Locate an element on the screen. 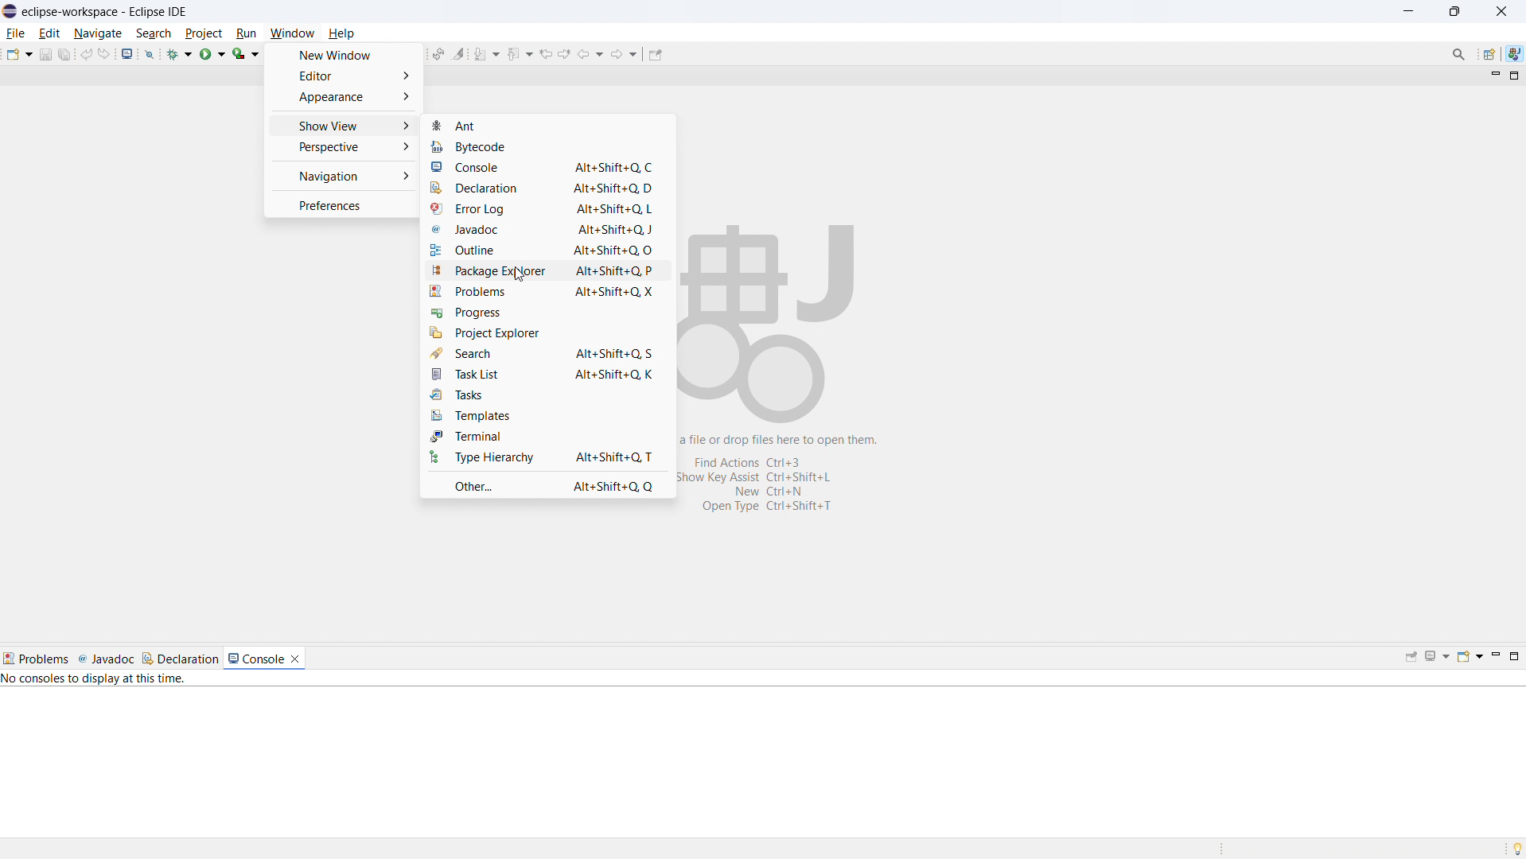 The image size is (1526, 859). Search is located at coordinates (1458, 54).